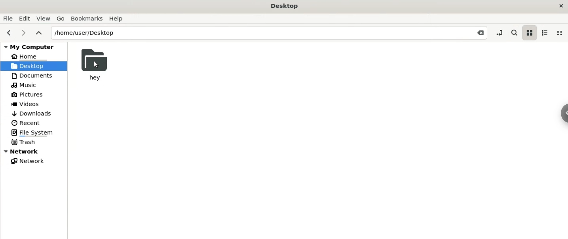  Describe the element at coordinates (24, 142) in the screenshot. I see `Trash` at that location.